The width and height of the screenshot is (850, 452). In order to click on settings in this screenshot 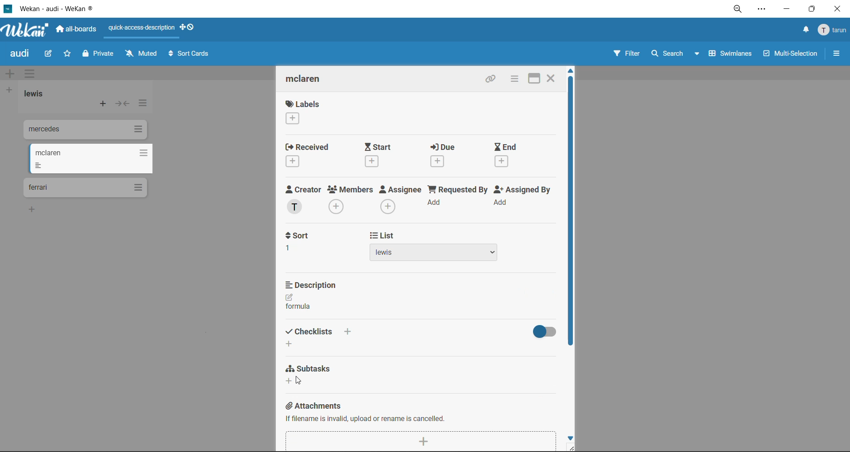, I will do `click(761, 10)`.